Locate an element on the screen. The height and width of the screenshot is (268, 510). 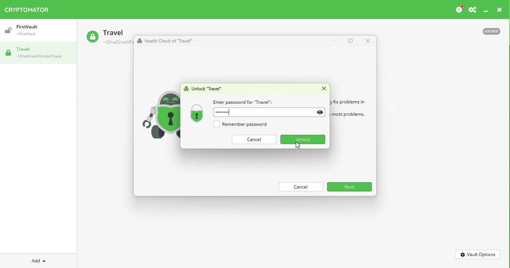
Next is located at coordinates (350, 186).